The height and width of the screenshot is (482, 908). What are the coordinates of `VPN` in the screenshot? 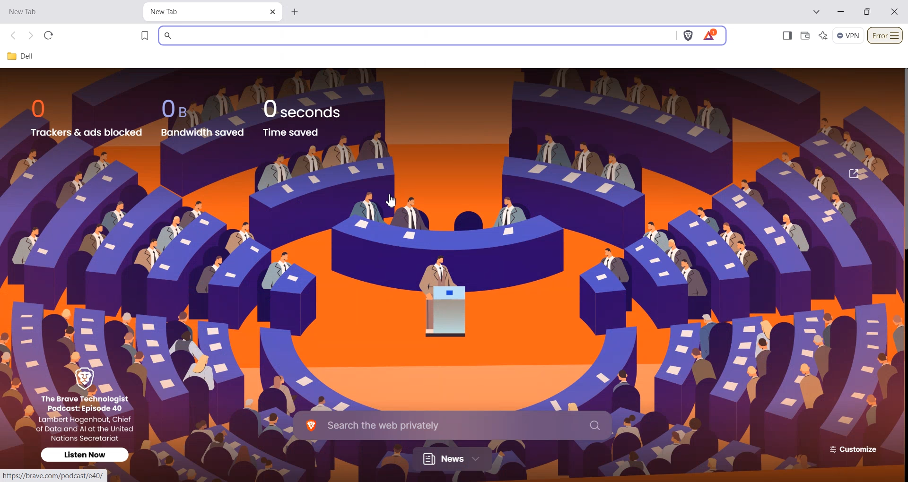 It's located at (848, 36).